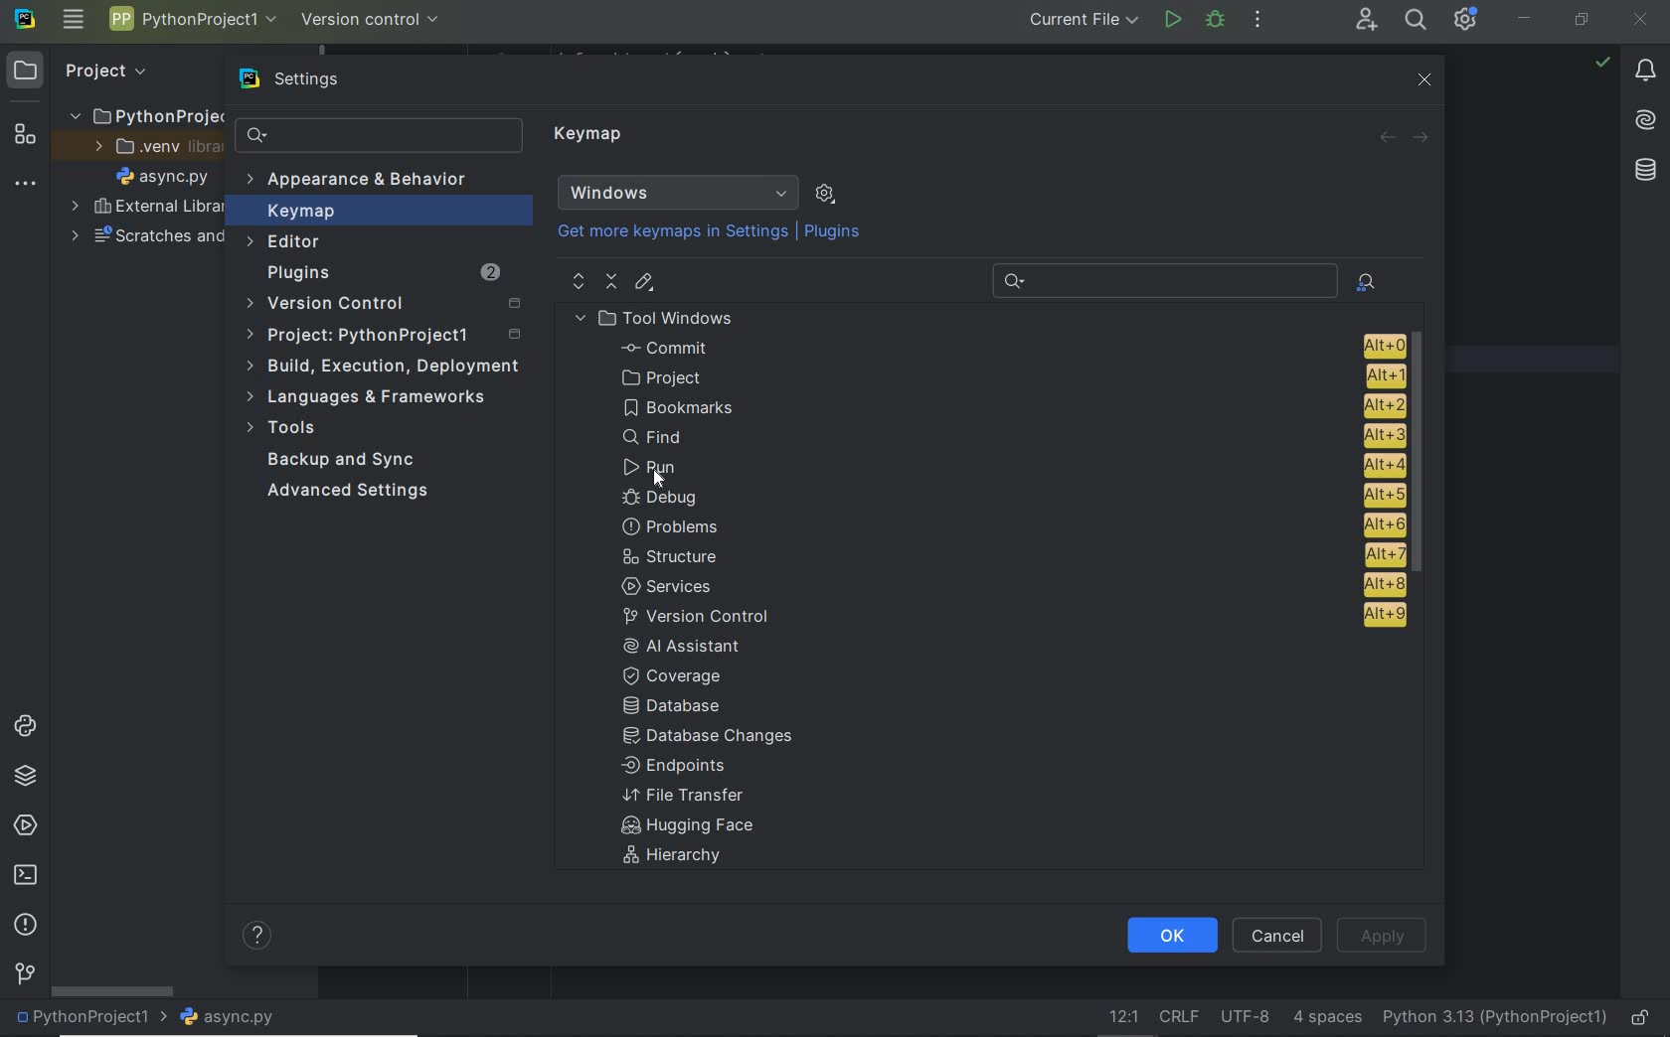 Image resolution: width=1670 pixels, height=1037 pixels. Describe the element at coordinates (379, 135) in the screenshot. I see `search settings` at that location.